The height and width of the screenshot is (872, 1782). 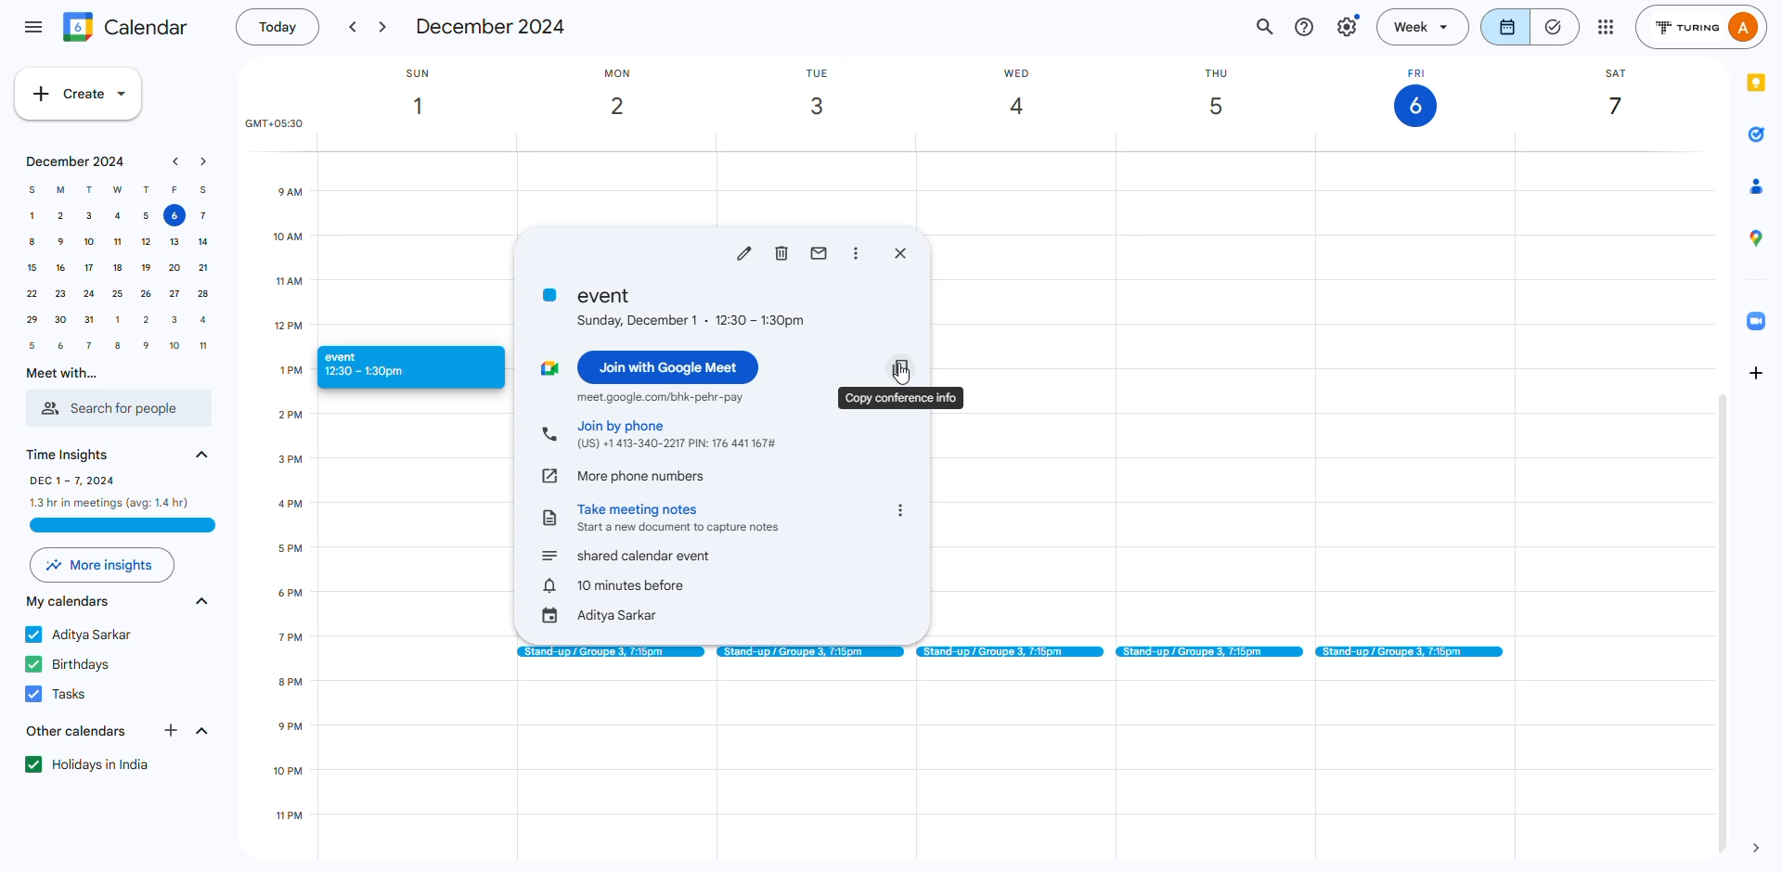 What do you see at coordinates (204, 217) in the screenshot?
I see `7` at bounding box center [204, 217].